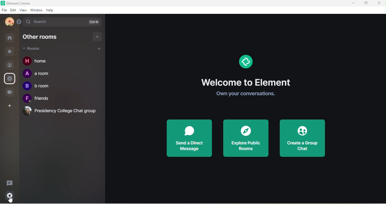  Describe the element at coordinates (8, 22) in the screenshot. I see `profile photo` at that location.